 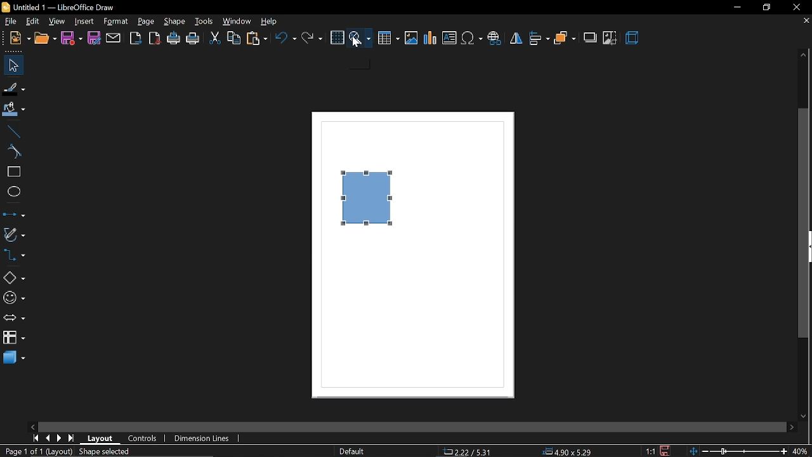 I want to click on arrange, so click(x=565, y=39).